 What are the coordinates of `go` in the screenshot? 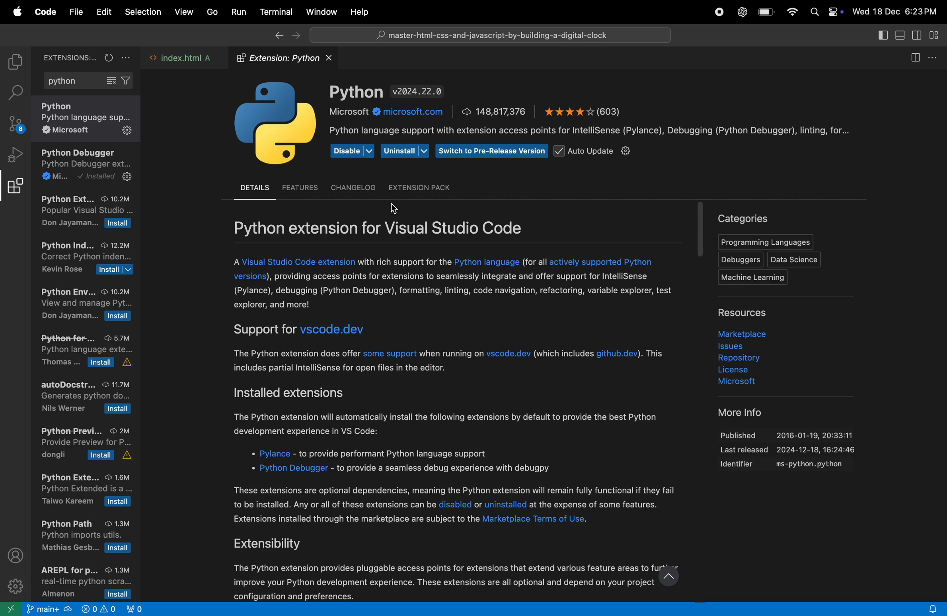 It's located at (210, 12).